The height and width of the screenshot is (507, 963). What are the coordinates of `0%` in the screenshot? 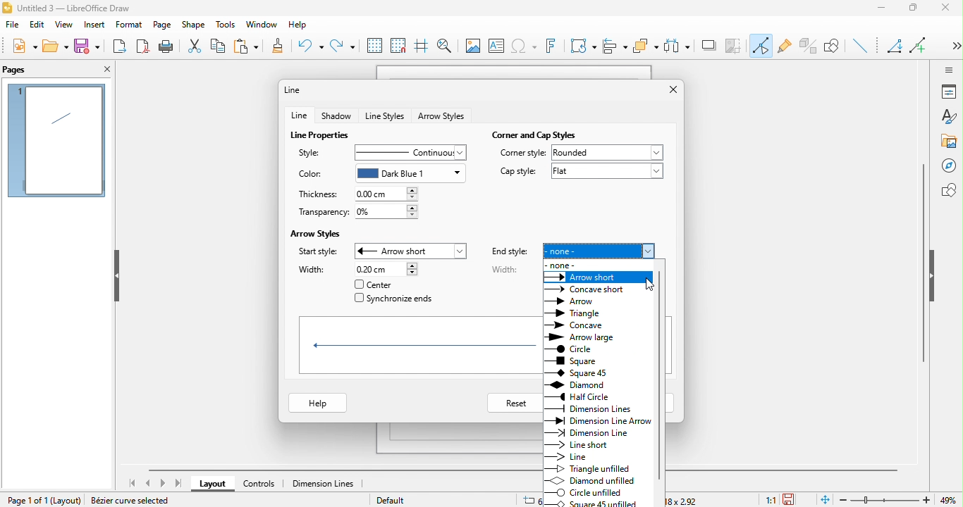 It's located at (388, 211).